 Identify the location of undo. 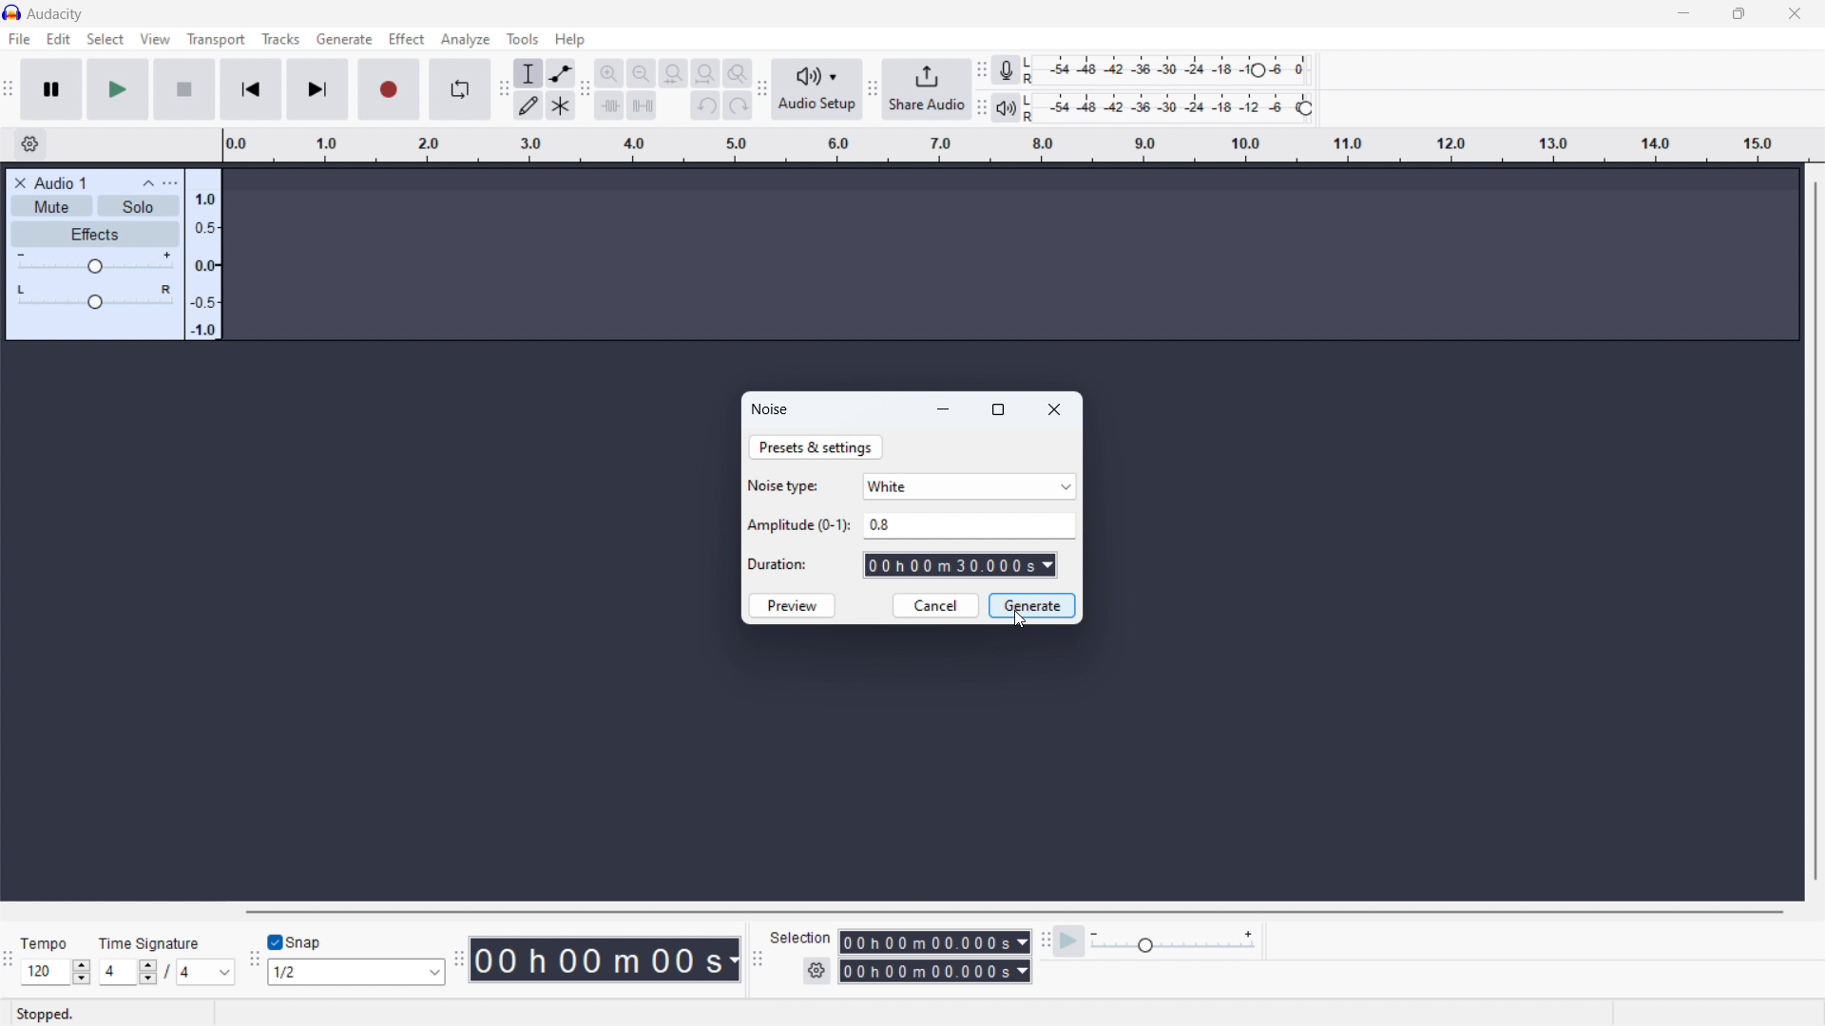
(705, 105).